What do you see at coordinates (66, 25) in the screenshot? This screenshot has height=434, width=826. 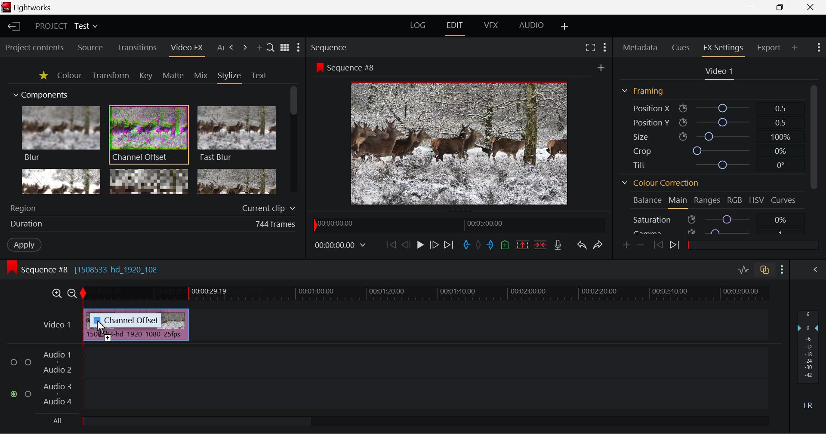 I see `Project Title` at bounding box center [66, 25].